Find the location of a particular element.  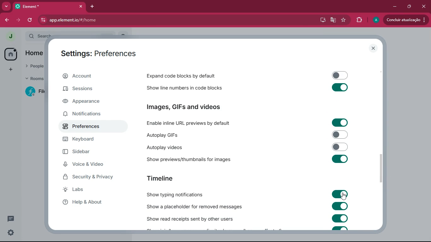

show previews/thumbnails for images is located at coordinates (191, 159).